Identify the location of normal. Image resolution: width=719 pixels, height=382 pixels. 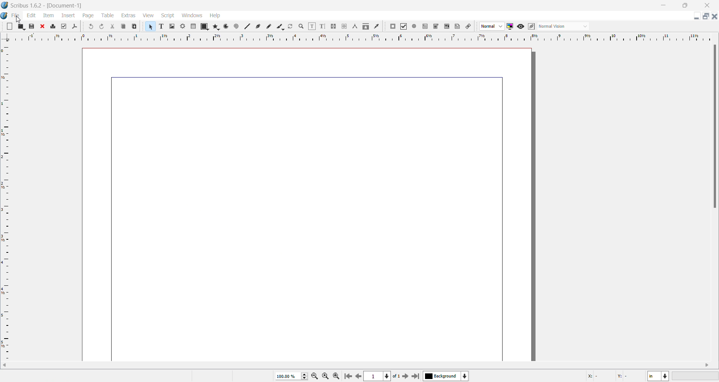
(560, 26).